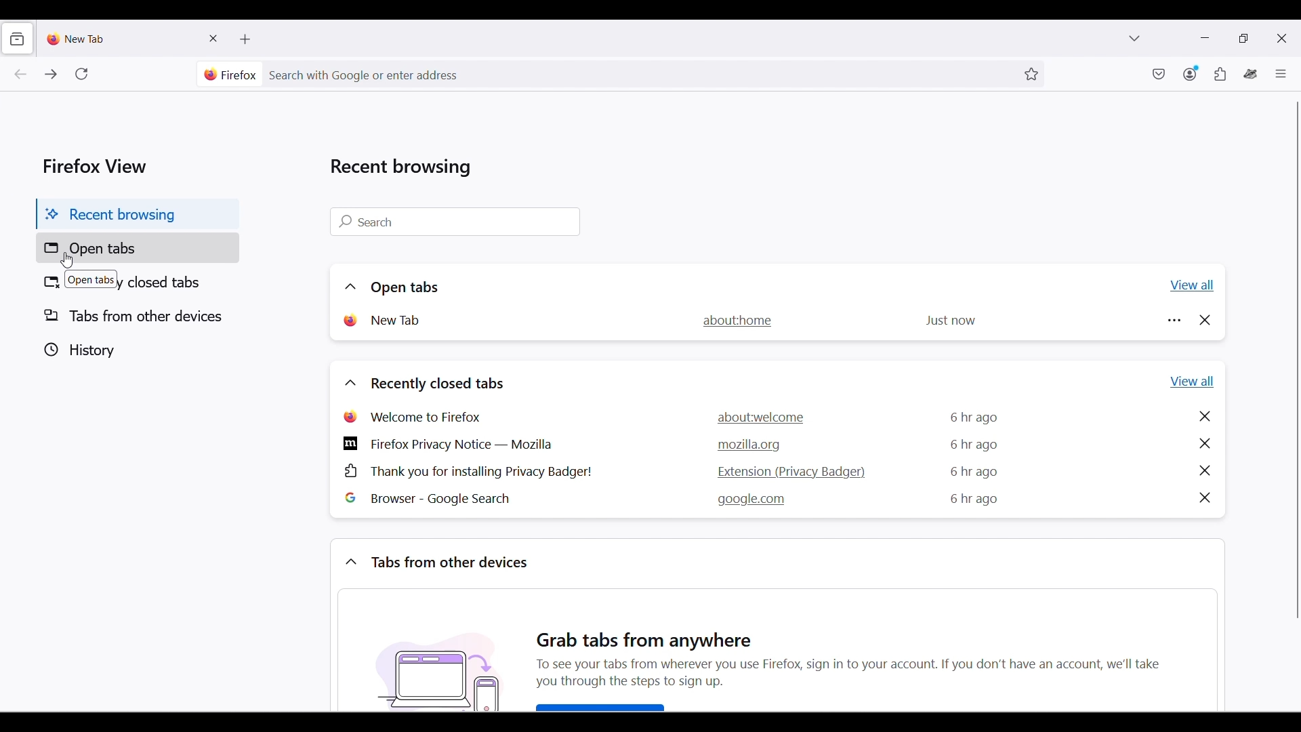 This screenshot has height=732, width=1301. Describe the element at coordinates (401, 167) in the screenshot. I see `Page title - Recent browsing` at that location.